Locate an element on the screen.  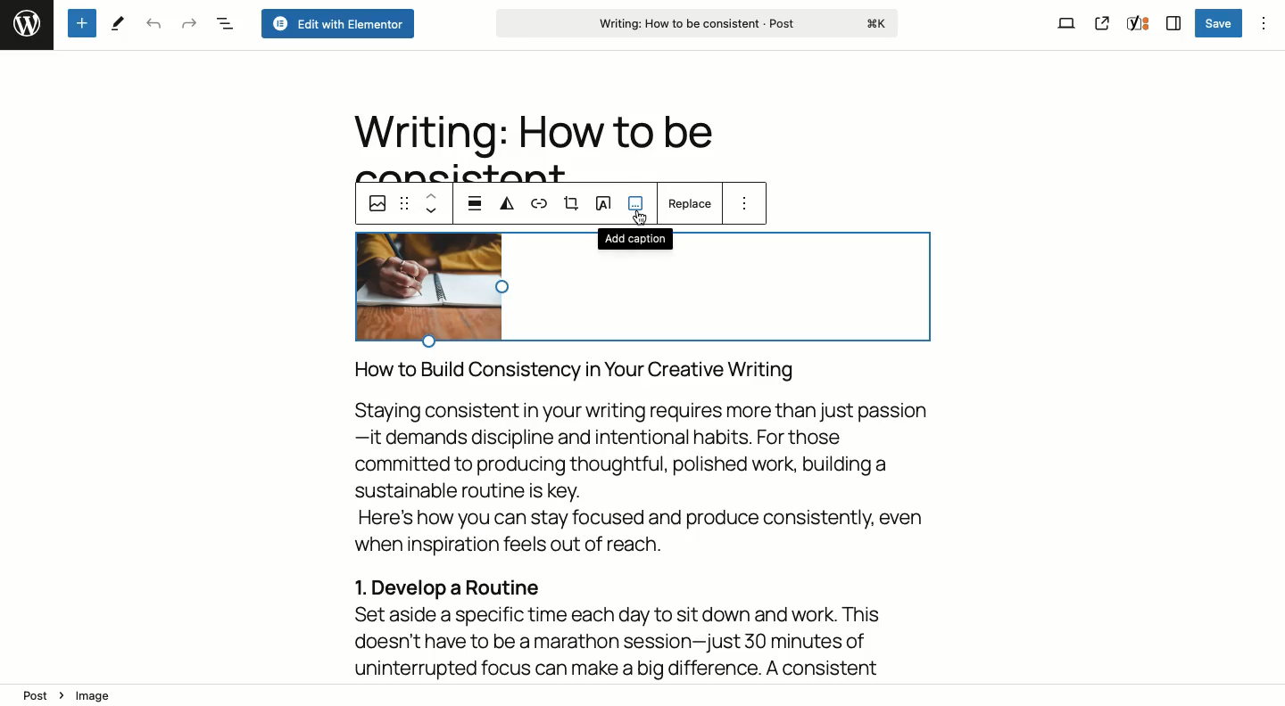
Save is located at coordinates (1220, 24).